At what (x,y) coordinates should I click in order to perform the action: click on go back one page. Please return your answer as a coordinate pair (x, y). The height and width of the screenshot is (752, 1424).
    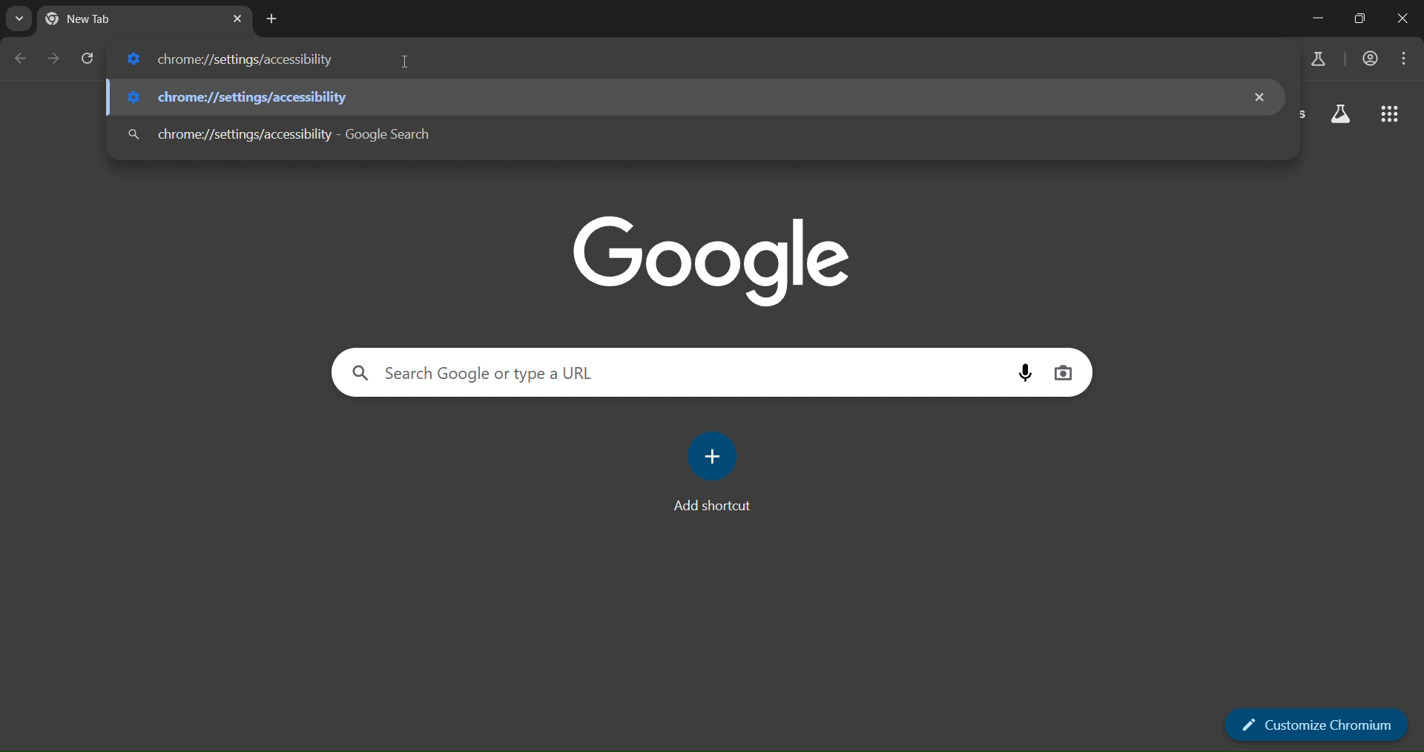
    Looking at the image, I should click on (24, 59).